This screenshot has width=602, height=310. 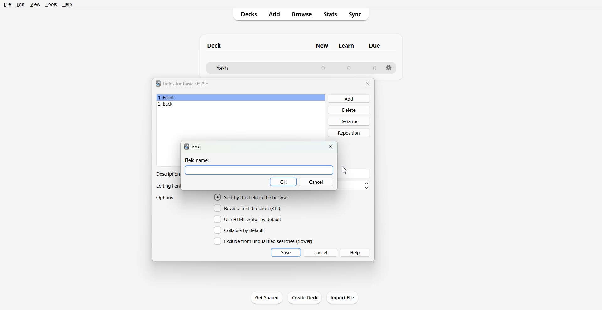 I want to click on Cursor, so click(x=344, y=170).